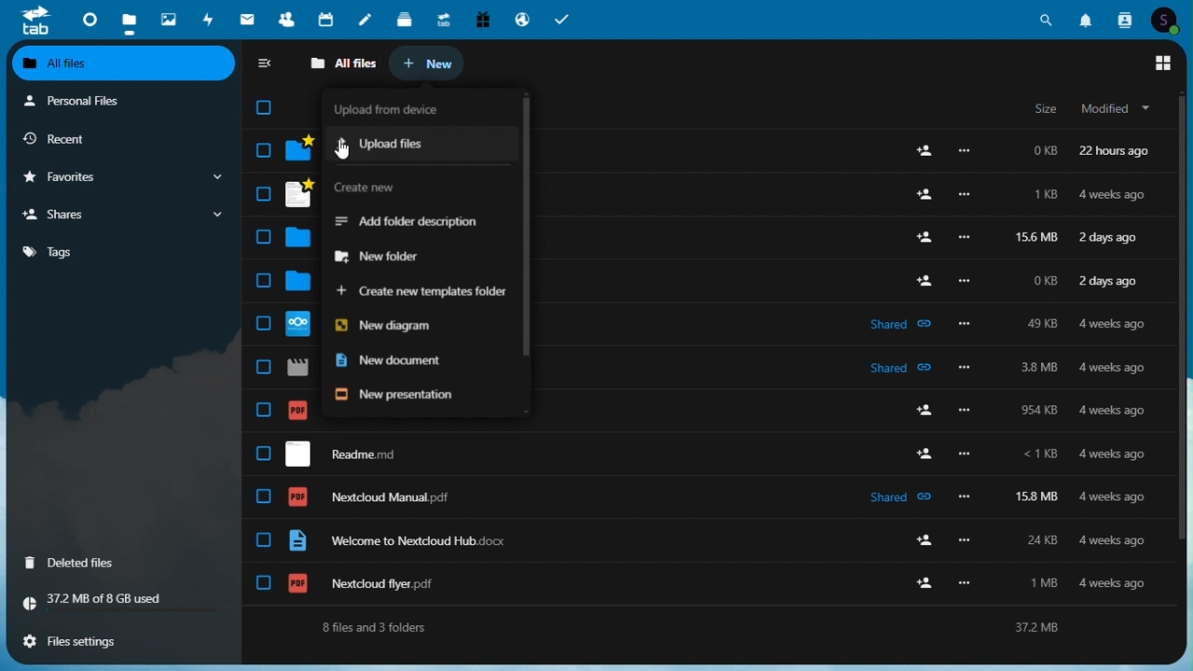 The image size is (1193, 671). I want to click on 22 hours ago, so click(1121, 151).